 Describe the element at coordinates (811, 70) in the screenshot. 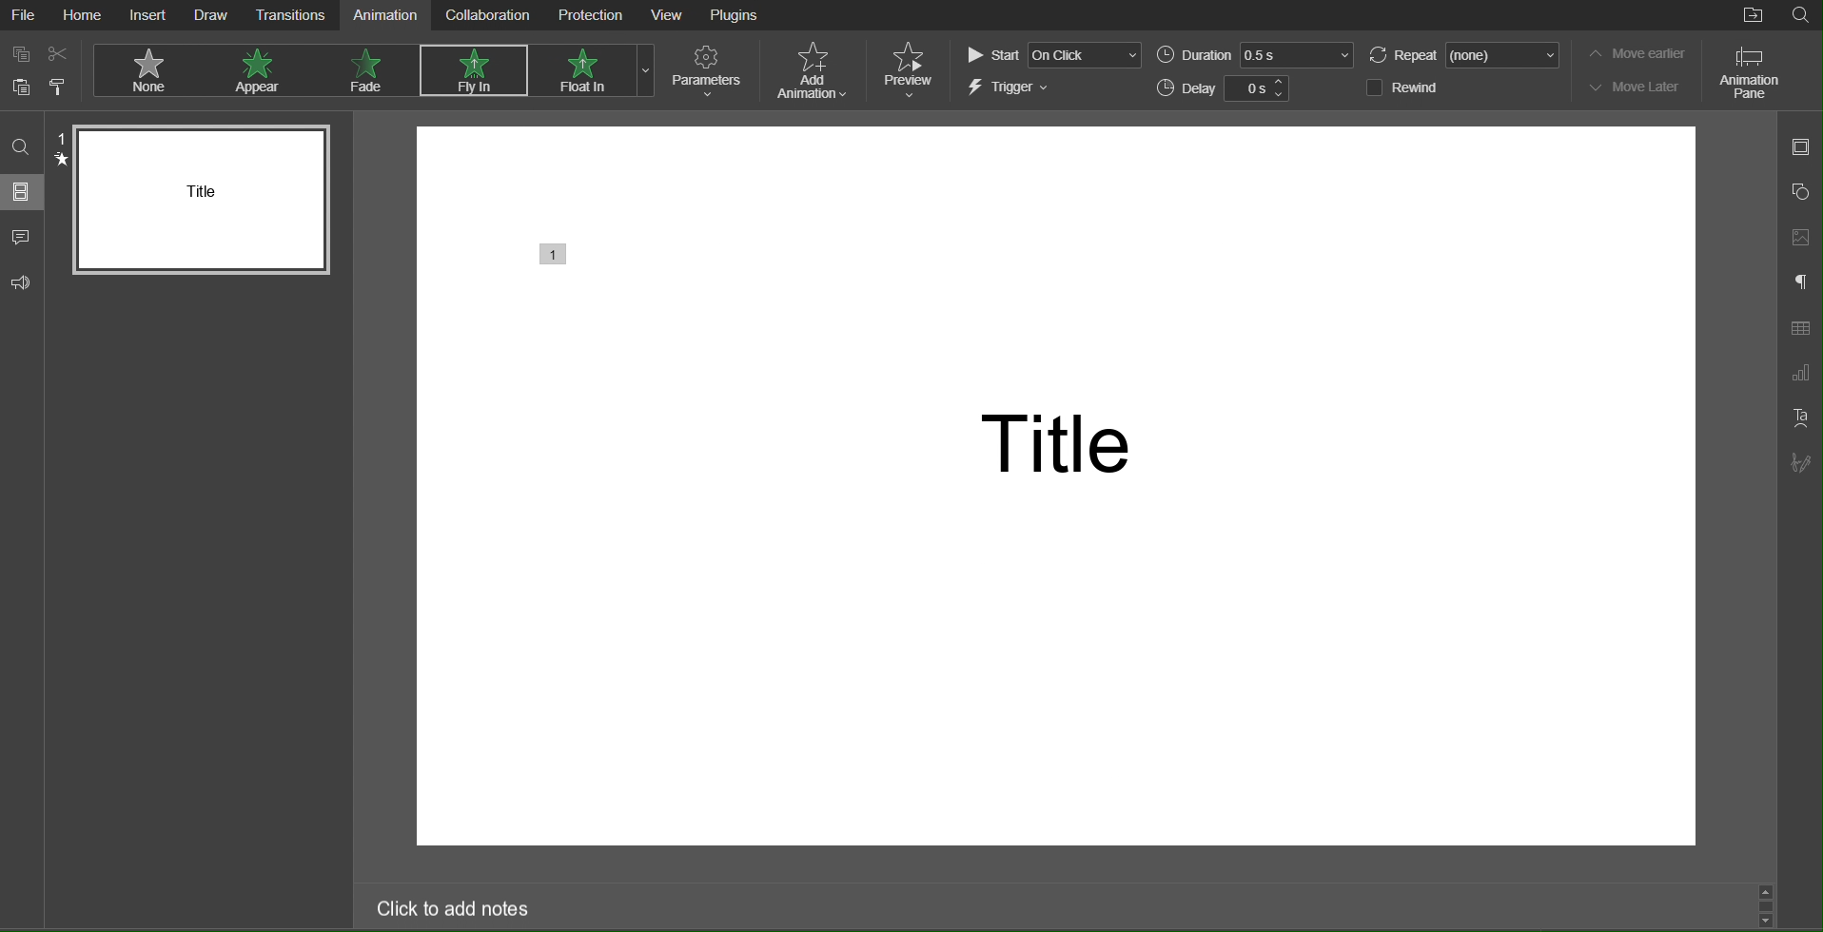

I see `Add Animation` at that location.